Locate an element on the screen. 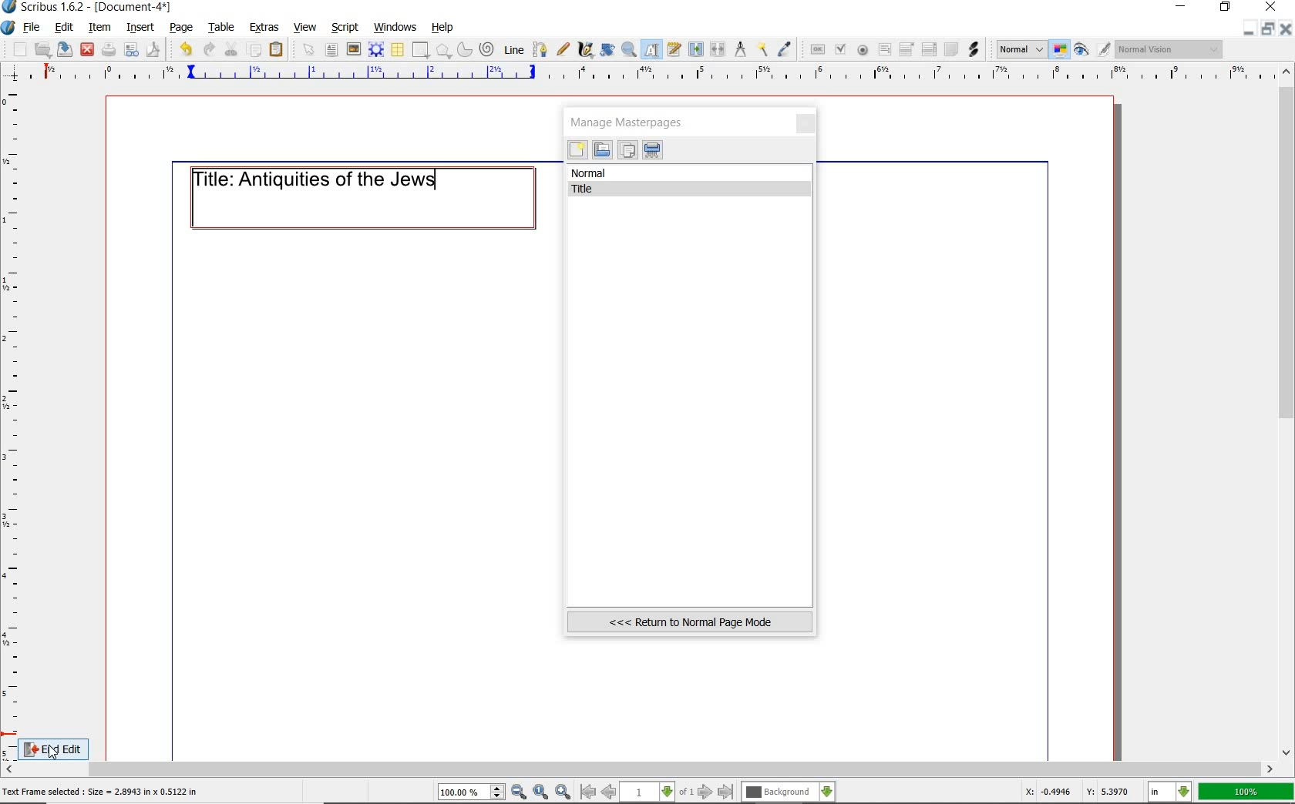 The width and height of the screenshot is (1295, 804). pdf radio button is located at coordinates (862, 50).